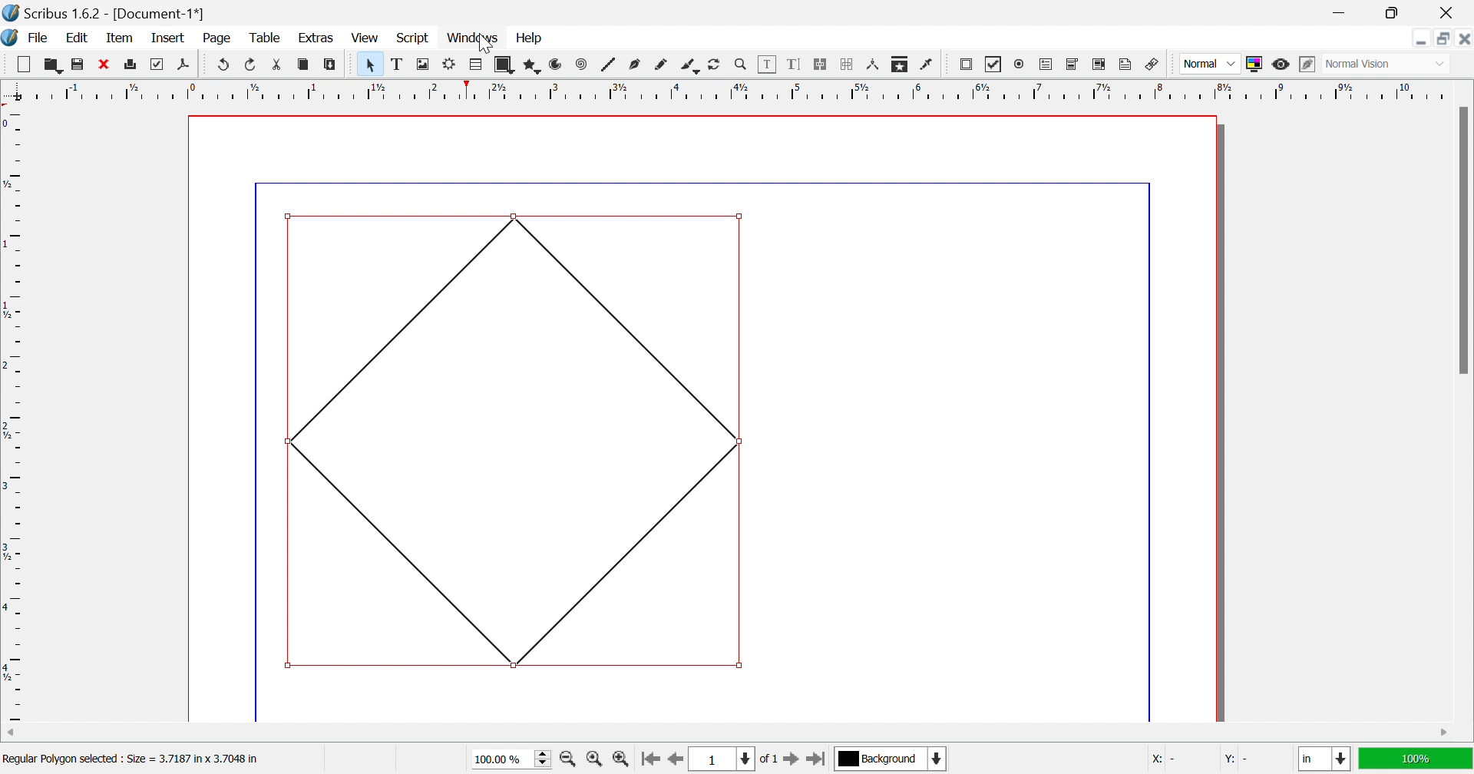 This screenshot has width=1474, height=774. I want to click on Calligraphic line, so click(689, 67).